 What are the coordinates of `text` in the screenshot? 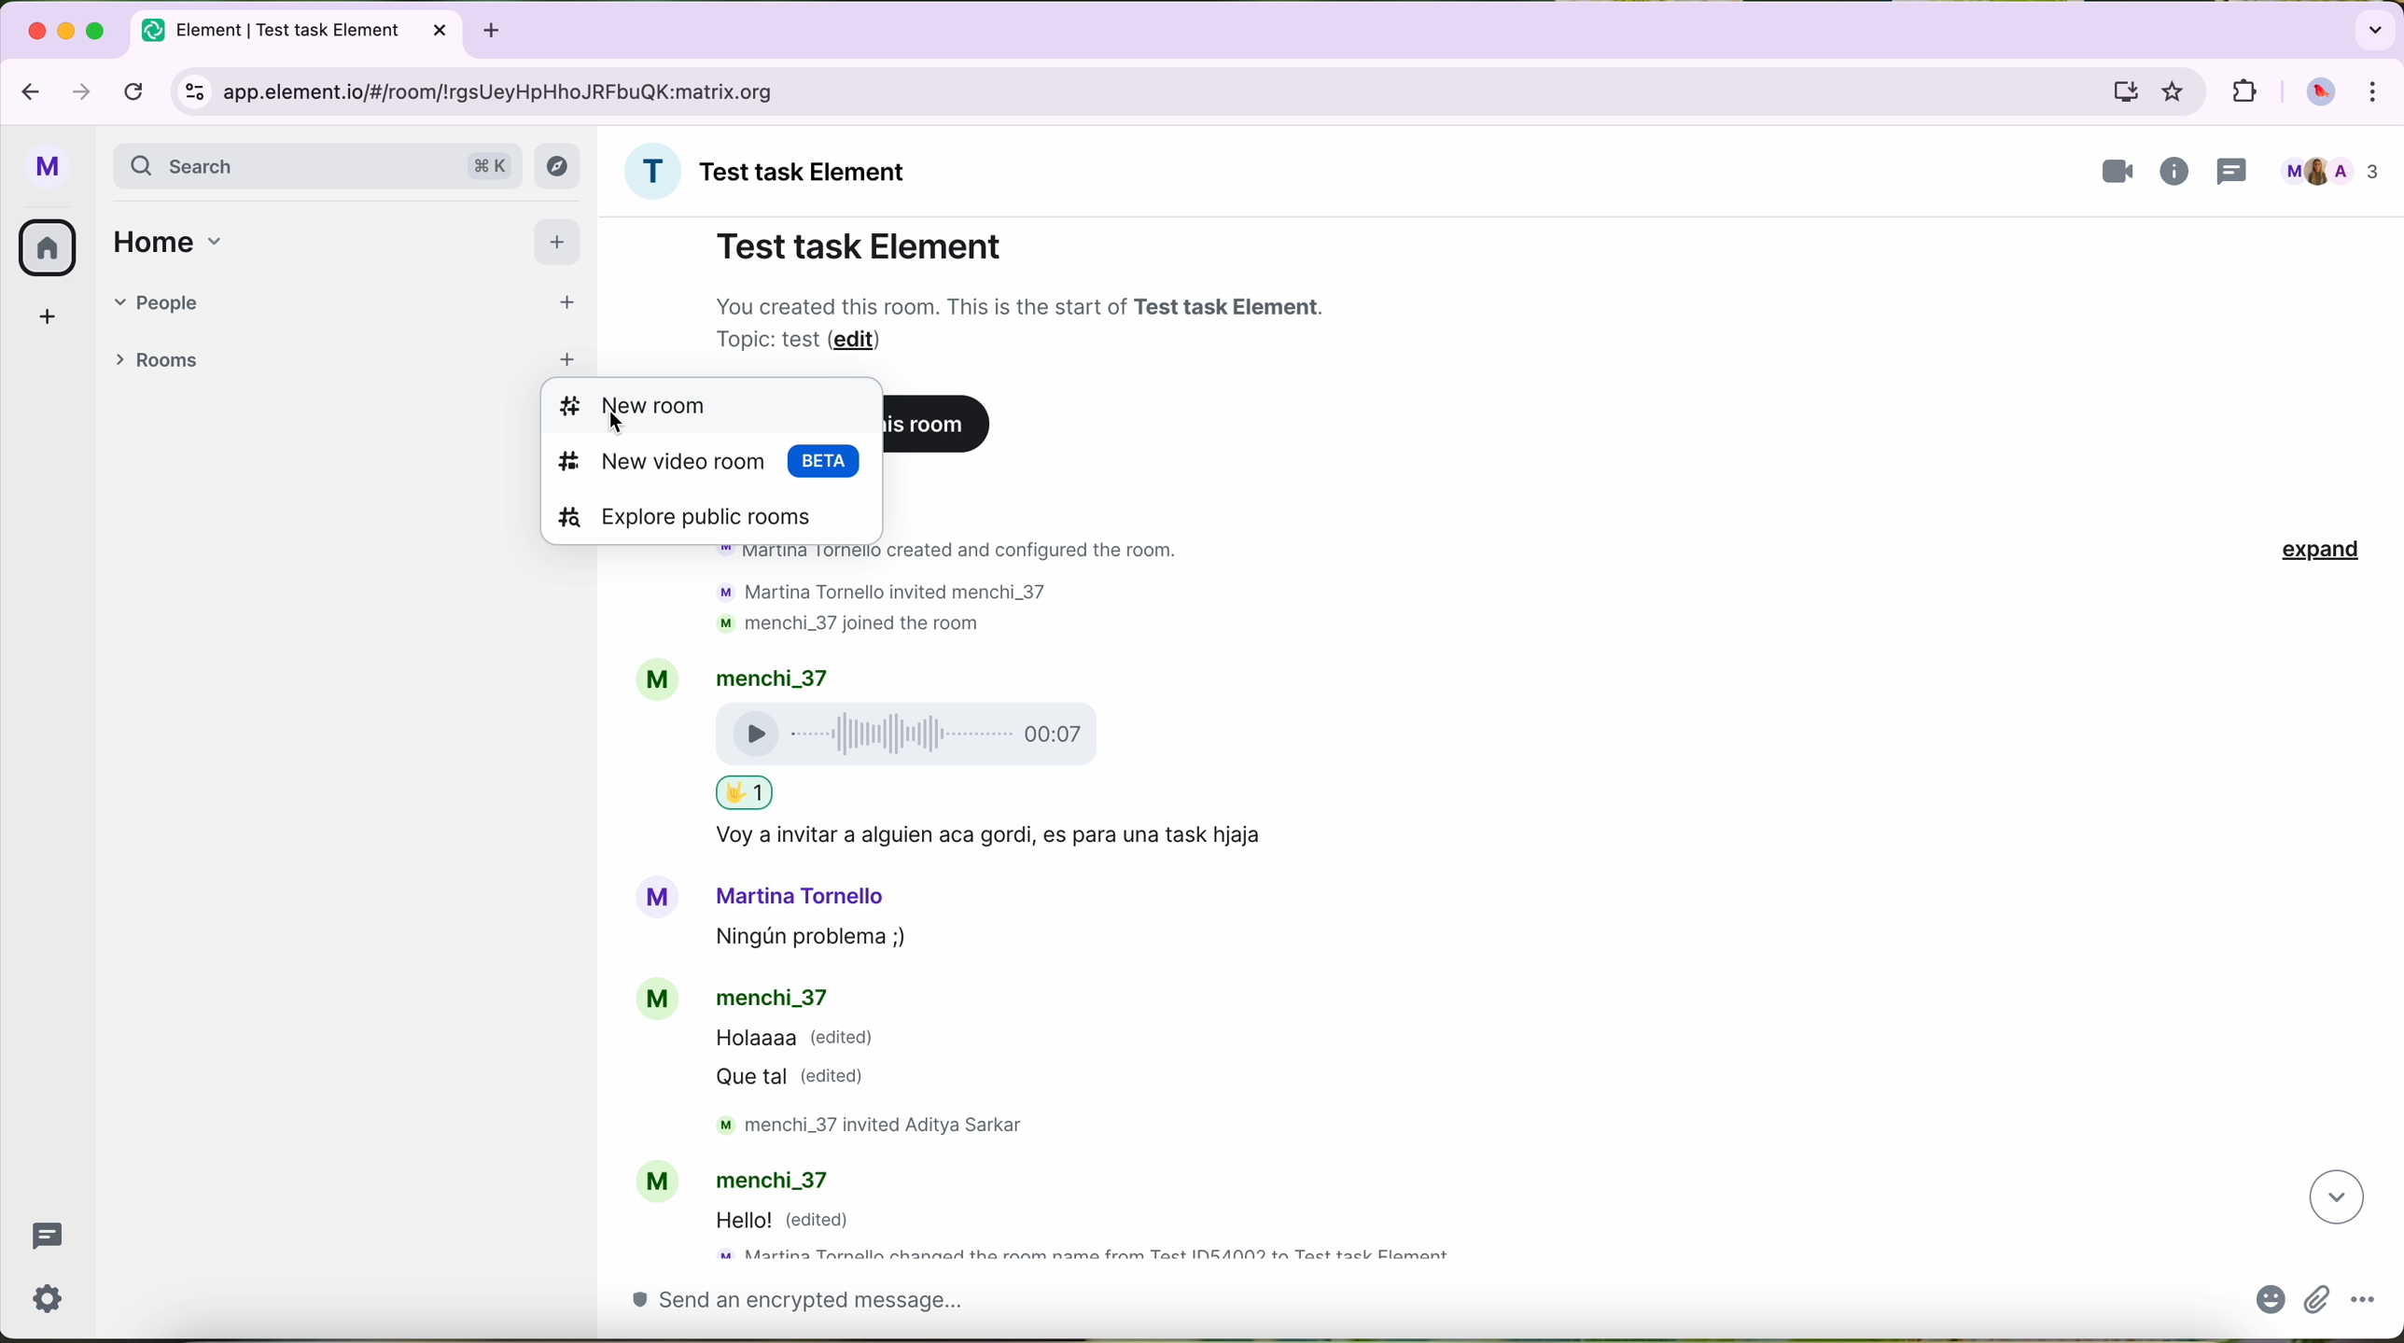 It's located at (1011, 837).